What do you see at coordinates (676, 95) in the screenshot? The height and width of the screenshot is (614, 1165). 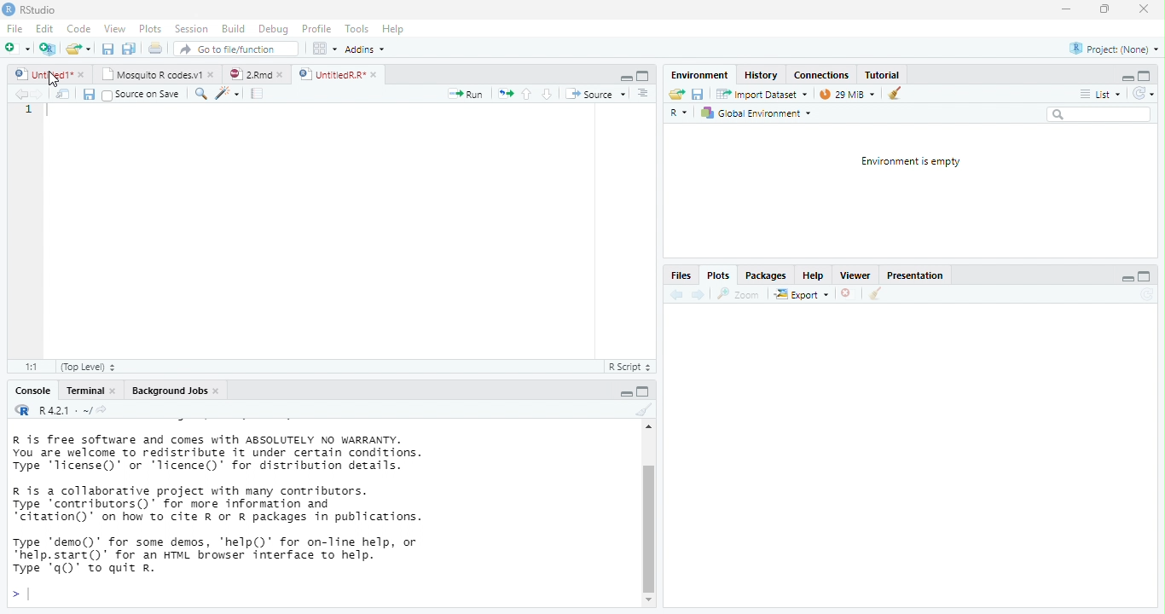 I see `Load workspace` at bounding box center [676, 95].